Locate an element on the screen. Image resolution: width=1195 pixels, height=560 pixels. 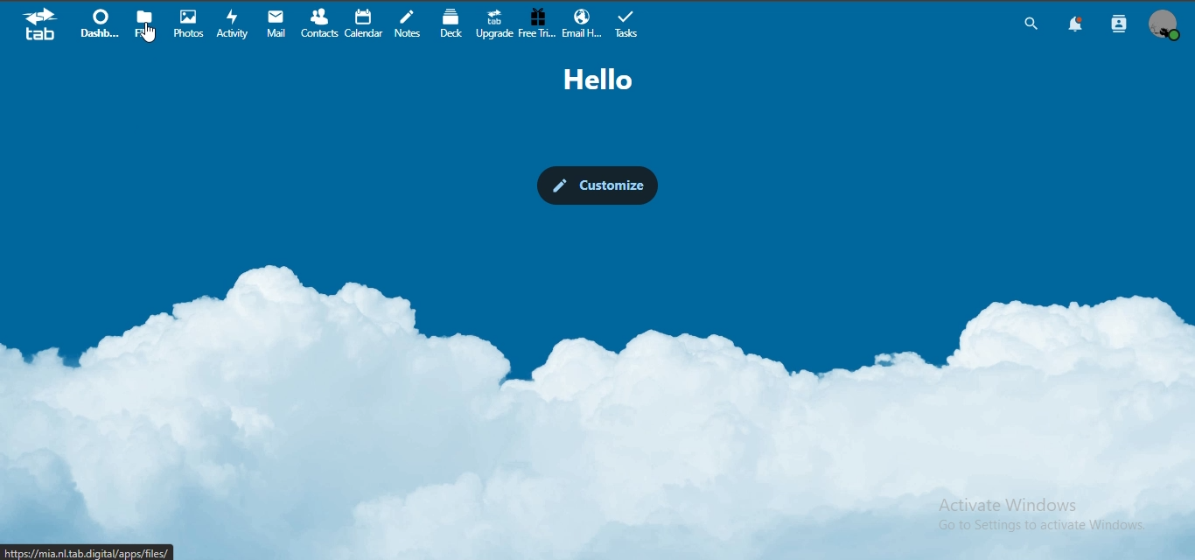
notes is located at coordinates (410, 24).